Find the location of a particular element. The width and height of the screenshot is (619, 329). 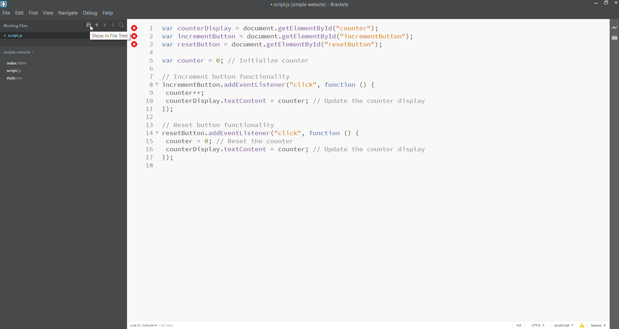

script.js(single website) brackets is located at coordinates (296, 4).